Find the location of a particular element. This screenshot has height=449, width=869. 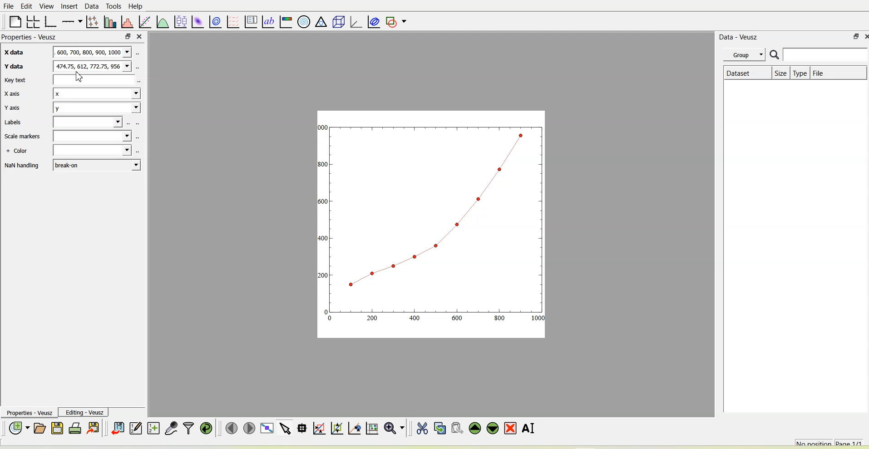

Plot a function is located at coordinates (163, 22).